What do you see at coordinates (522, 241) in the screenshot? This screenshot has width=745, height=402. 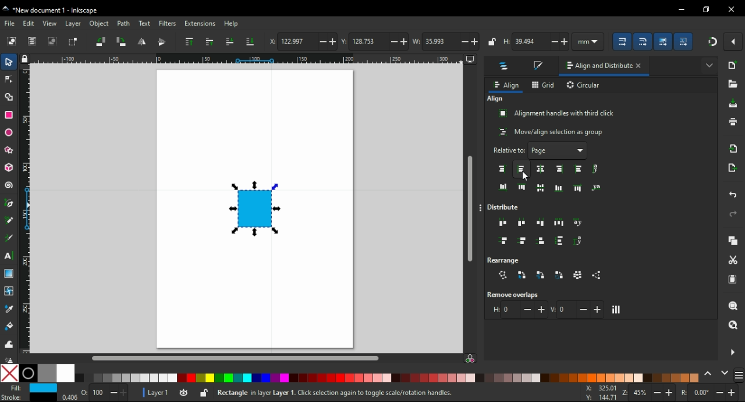 I see `distribute vertically with even spacing between centers` at bounding box center [522, 241].